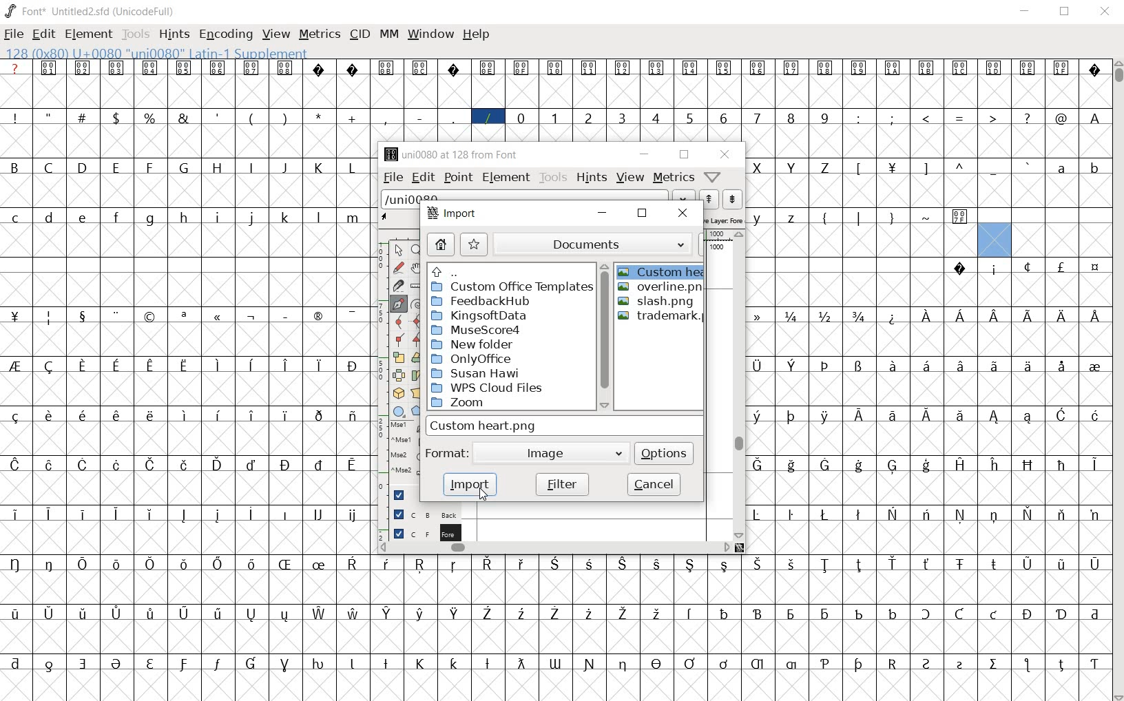  What do you see at coordinates (388, 34) in the screenshot?
I see `MM` at bounding box center [388, 34].